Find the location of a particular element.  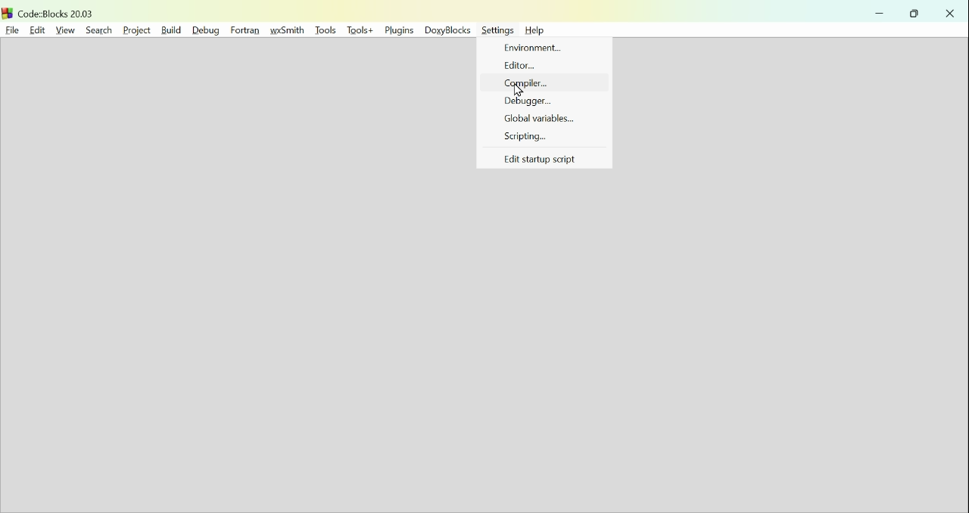

Doxyblocks is located at coordinates (448, 32).